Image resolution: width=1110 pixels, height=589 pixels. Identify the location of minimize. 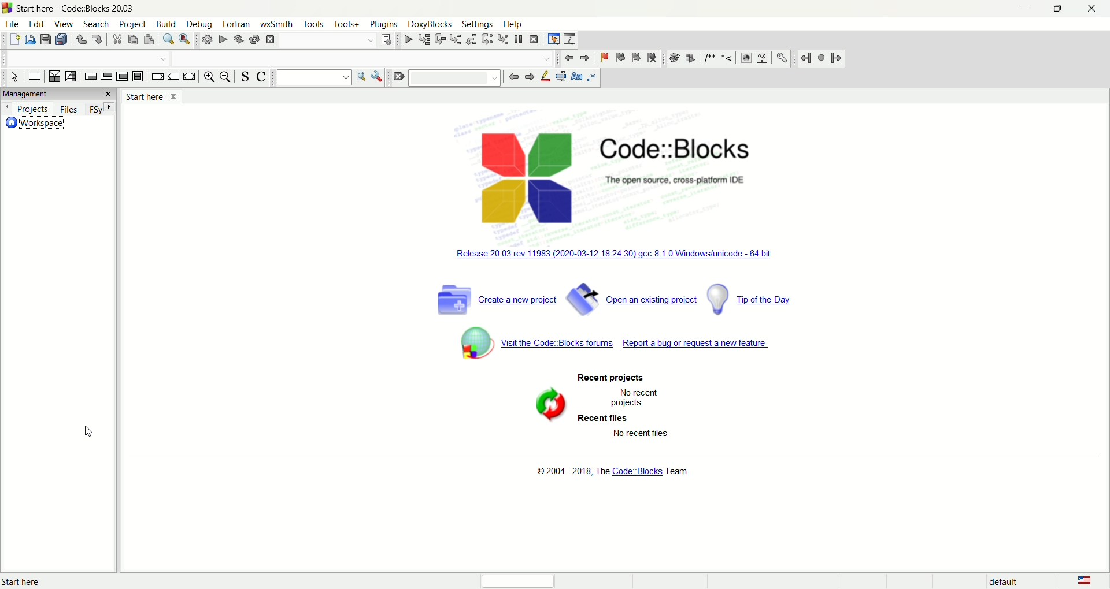
(1026, 8).